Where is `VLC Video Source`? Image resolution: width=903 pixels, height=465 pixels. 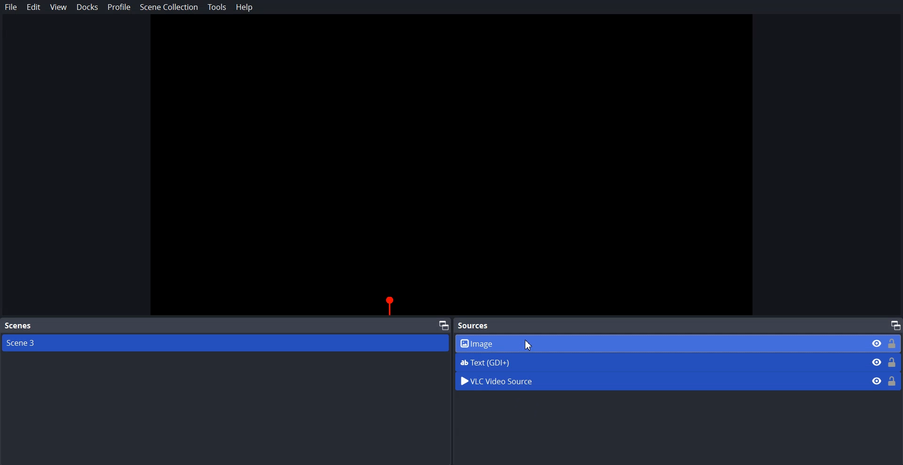
VLC Video Source is located at coordinates (657, 380).